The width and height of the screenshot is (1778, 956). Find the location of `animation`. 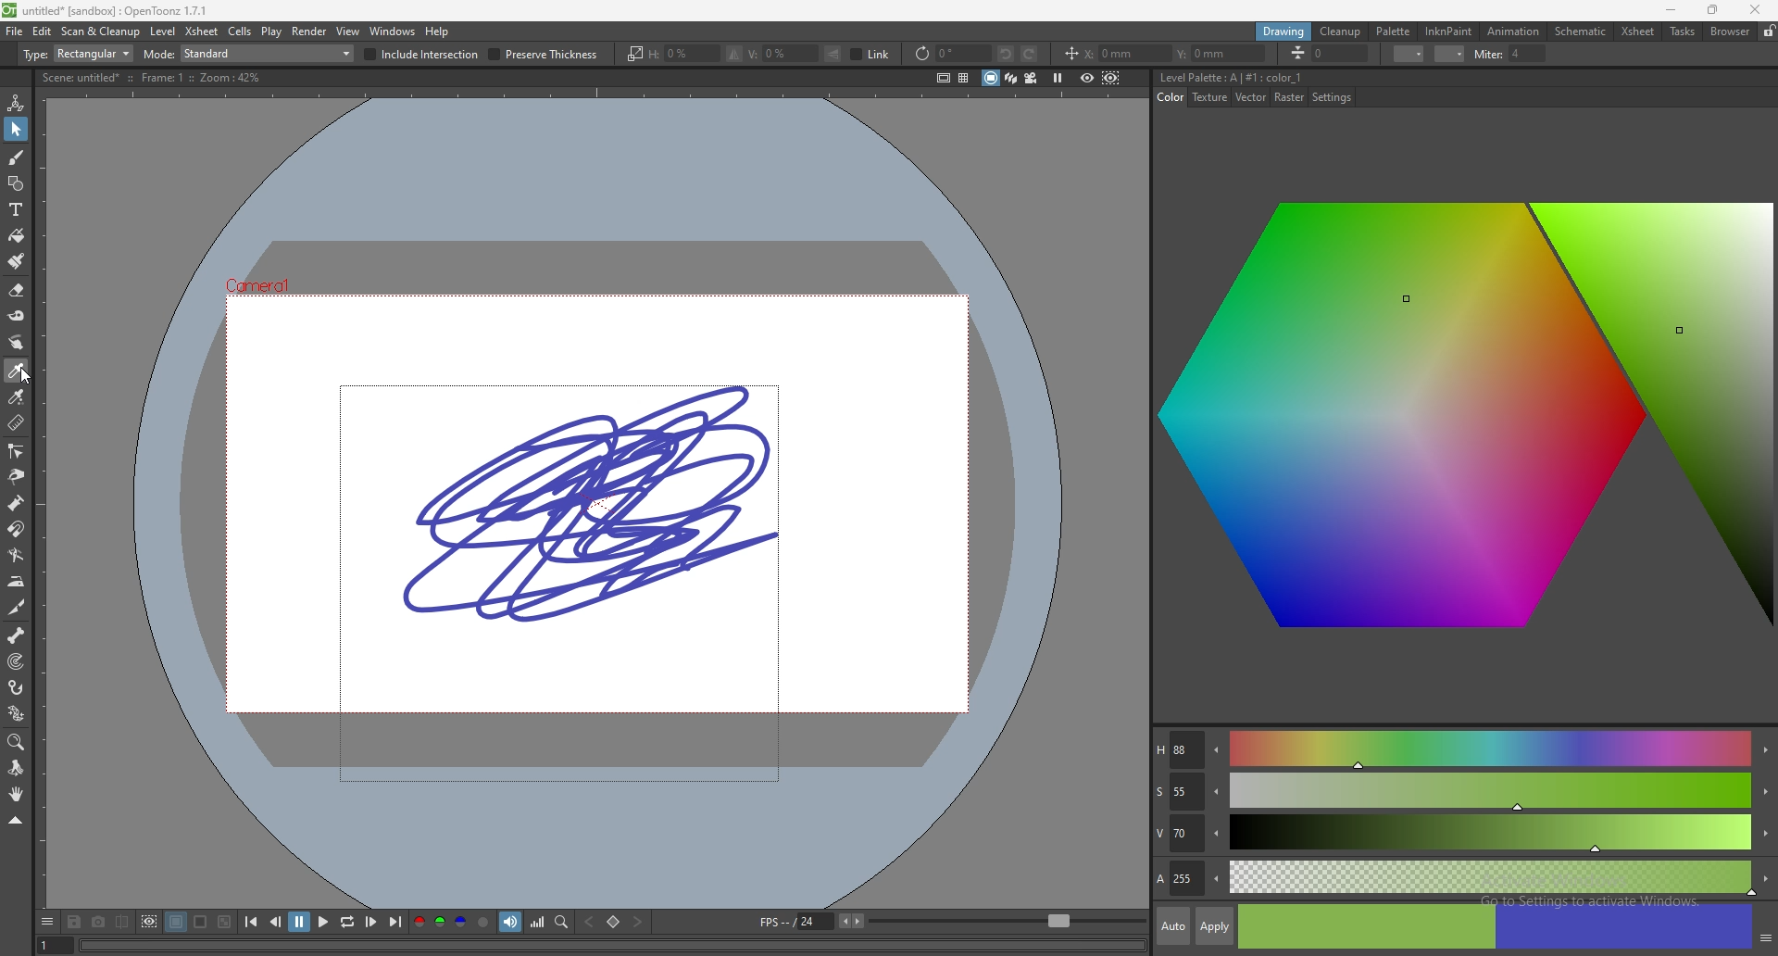

animation is located at coordinates (1514, 31).